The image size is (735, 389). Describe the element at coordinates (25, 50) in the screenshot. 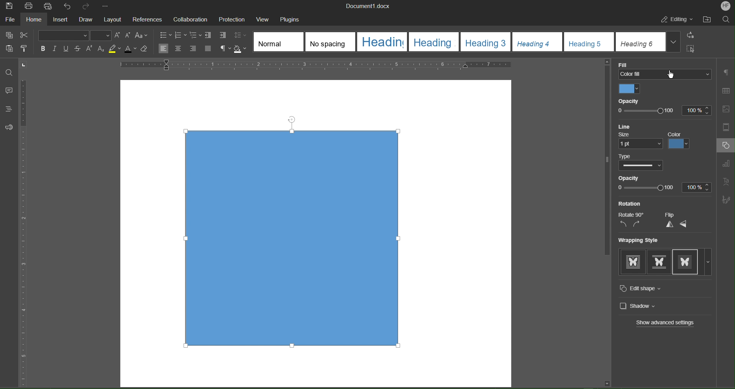

I see `Style Copy` at that location.